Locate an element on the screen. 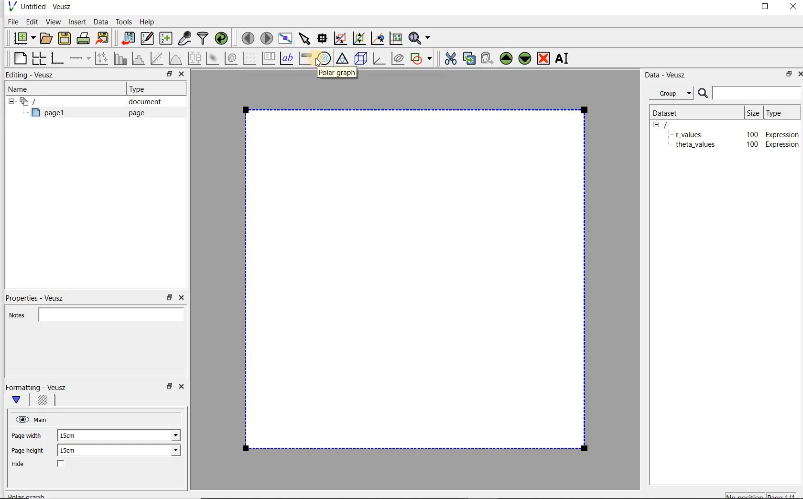  Close is located at coordinates (183, 388).